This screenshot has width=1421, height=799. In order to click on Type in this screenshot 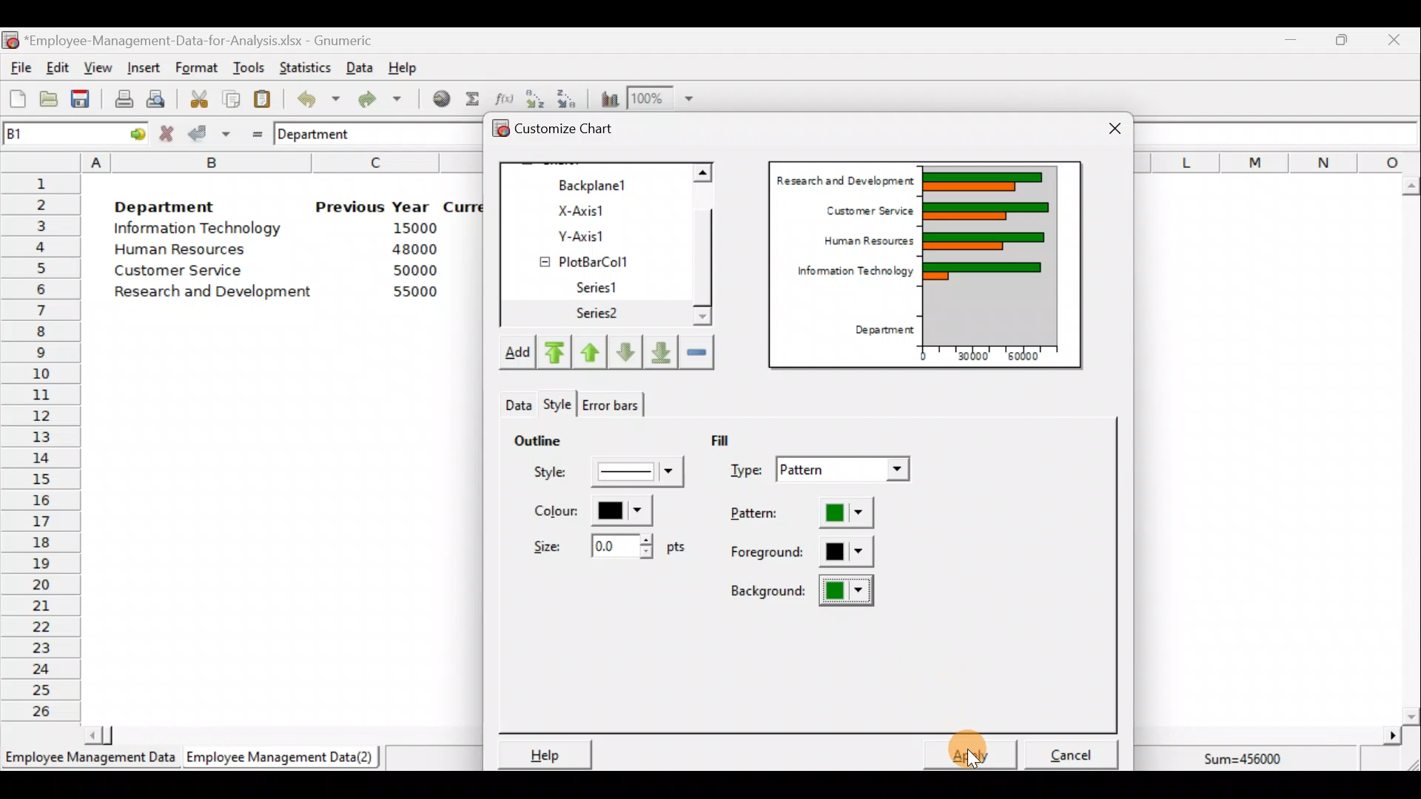, I will do `click(823, 471)`.